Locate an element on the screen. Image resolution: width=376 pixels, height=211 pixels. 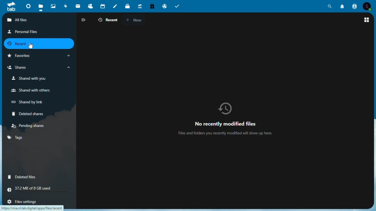
 is located at coordinates (133, 20).